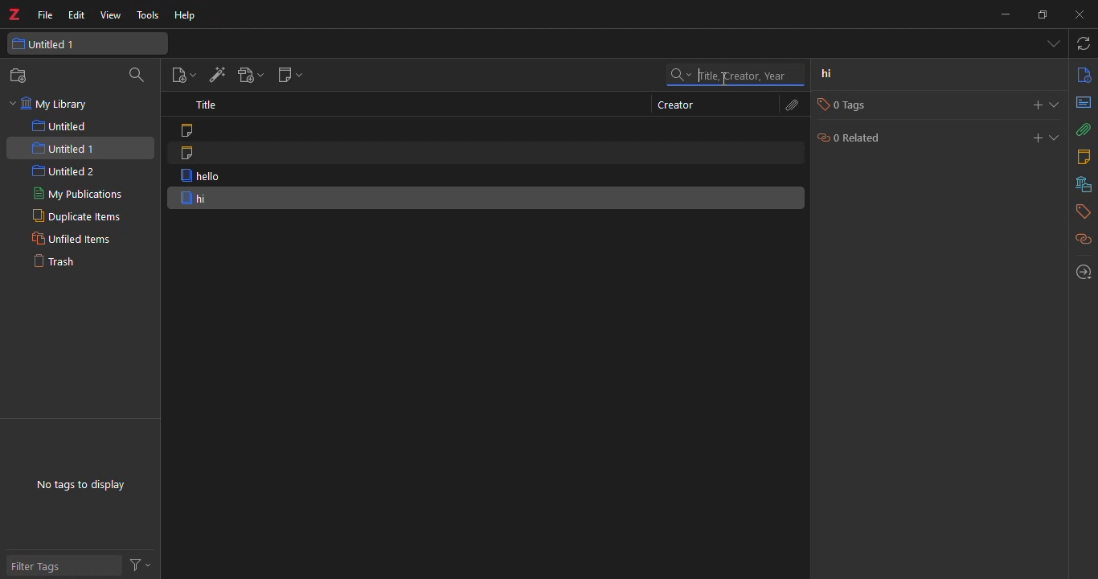 This screenshot has height=579, width=1098. Describe the element at coordinates (69, 239) in the screenshot. I see `unfiled items` at that location.